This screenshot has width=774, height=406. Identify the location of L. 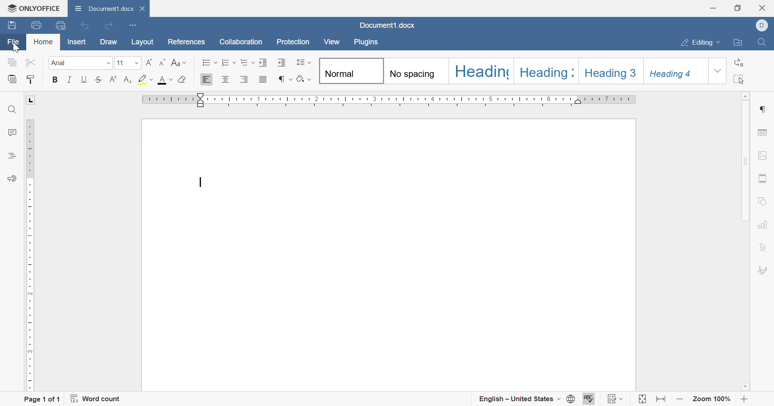
(31, 101).